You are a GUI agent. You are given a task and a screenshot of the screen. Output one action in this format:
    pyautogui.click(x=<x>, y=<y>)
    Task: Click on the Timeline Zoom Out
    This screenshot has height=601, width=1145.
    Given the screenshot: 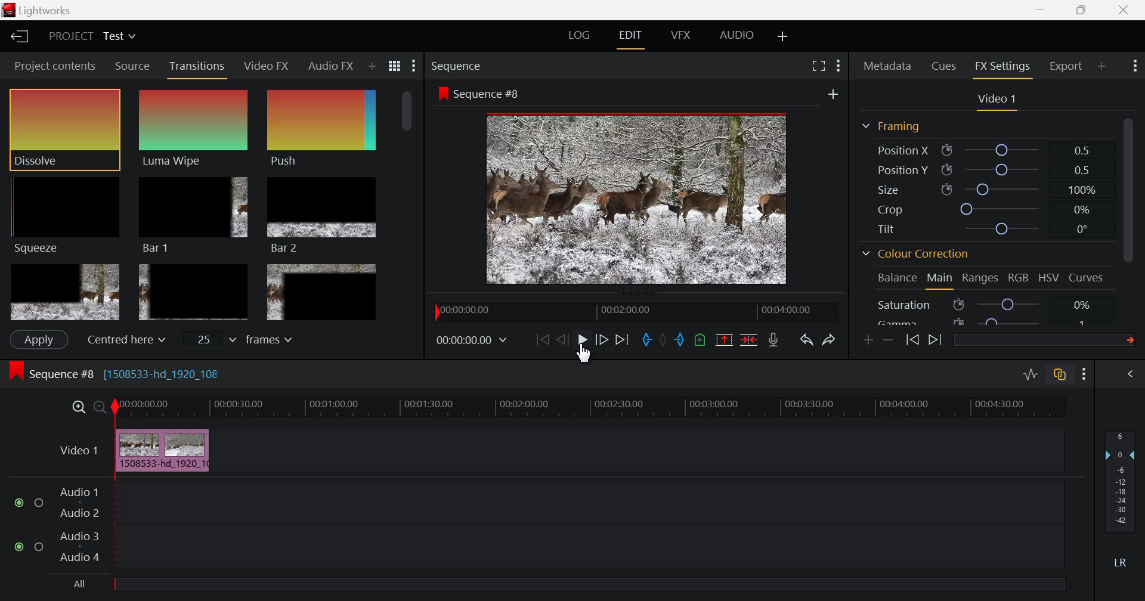 What is the action you would take?
    pyautogui.click(x=100, y=408)
    